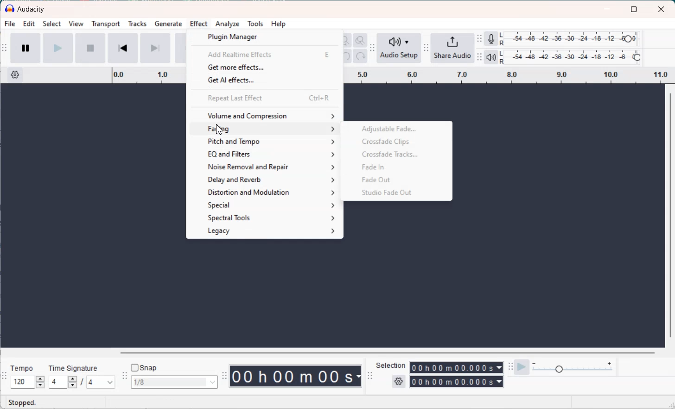 This screenshot has width=675, height=409. What do you see at coordinates (227, 24) in the screenshot?
I see `Analyze` at bounding box center [227, 24].